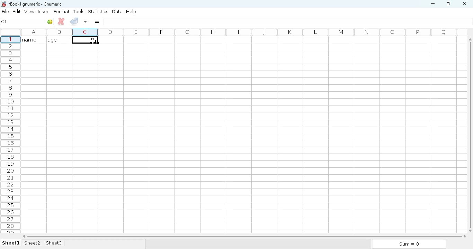  What do you see at coordinates (408, 244) in the screenshot?
I see `sum = 0` at bounding box center [408, 244].